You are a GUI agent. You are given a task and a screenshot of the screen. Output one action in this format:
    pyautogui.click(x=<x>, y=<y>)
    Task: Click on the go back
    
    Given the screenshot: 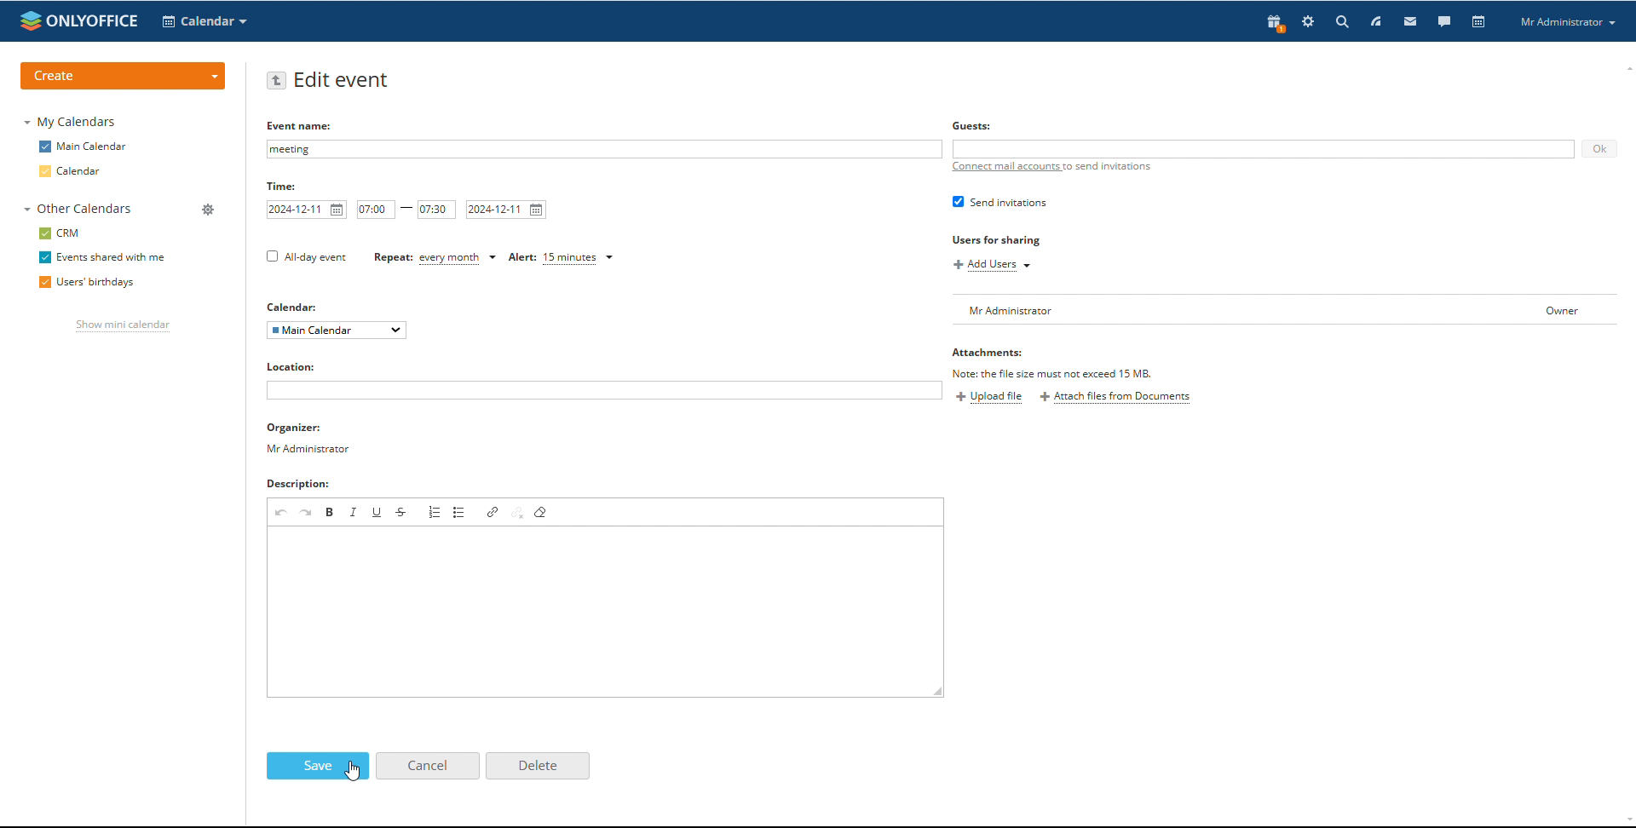 What is the action you would take?
    pyautogui.click(x=276, y=80)
    